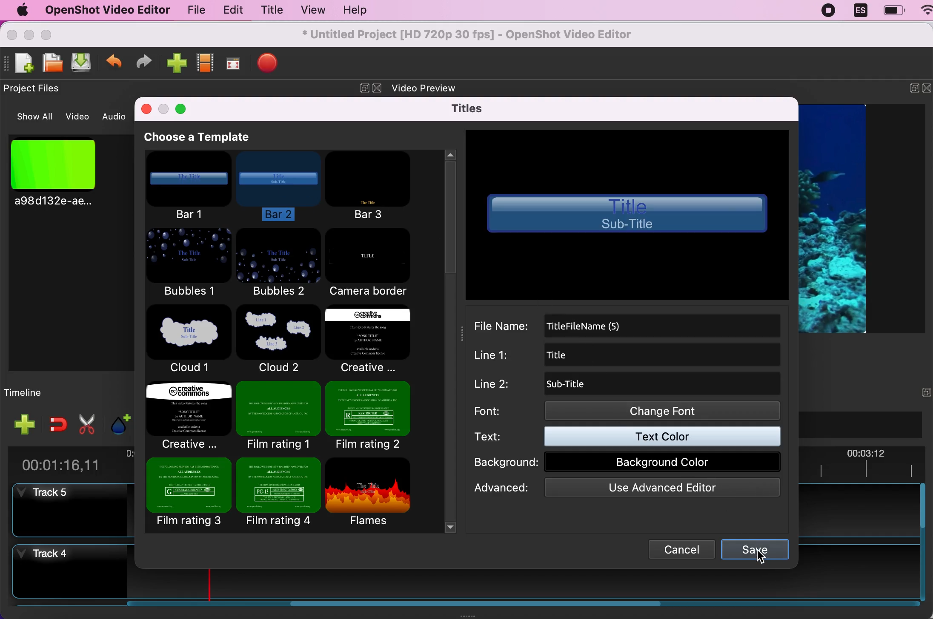 Image resolution: width=933 pixels, height=619 pixels. What do you see at coordinates (145, 108) in the screenshot?
I see `close` at bounding box center [145, 108].